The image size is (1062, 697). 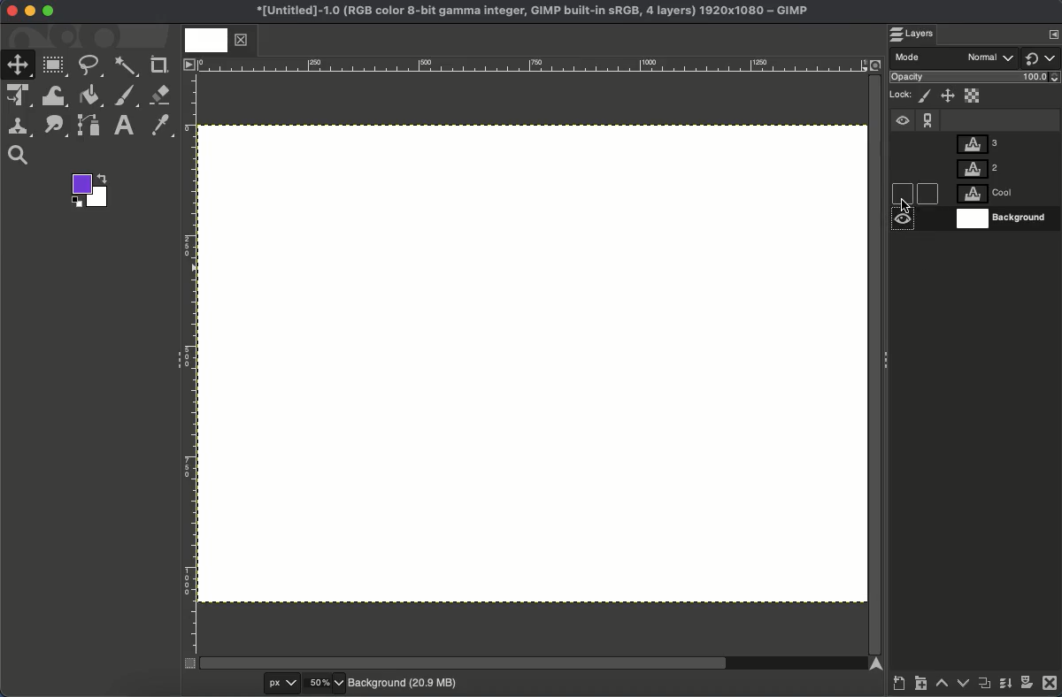 What do you see at coordinates (977, 79) in the screenshot?
I see `Opacity` at bounding box center [977, 79].